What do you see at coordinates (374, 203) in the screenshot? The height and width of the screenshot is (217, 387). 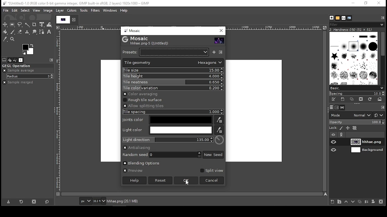 I see `add a mask` at bounding box center [374, 203].